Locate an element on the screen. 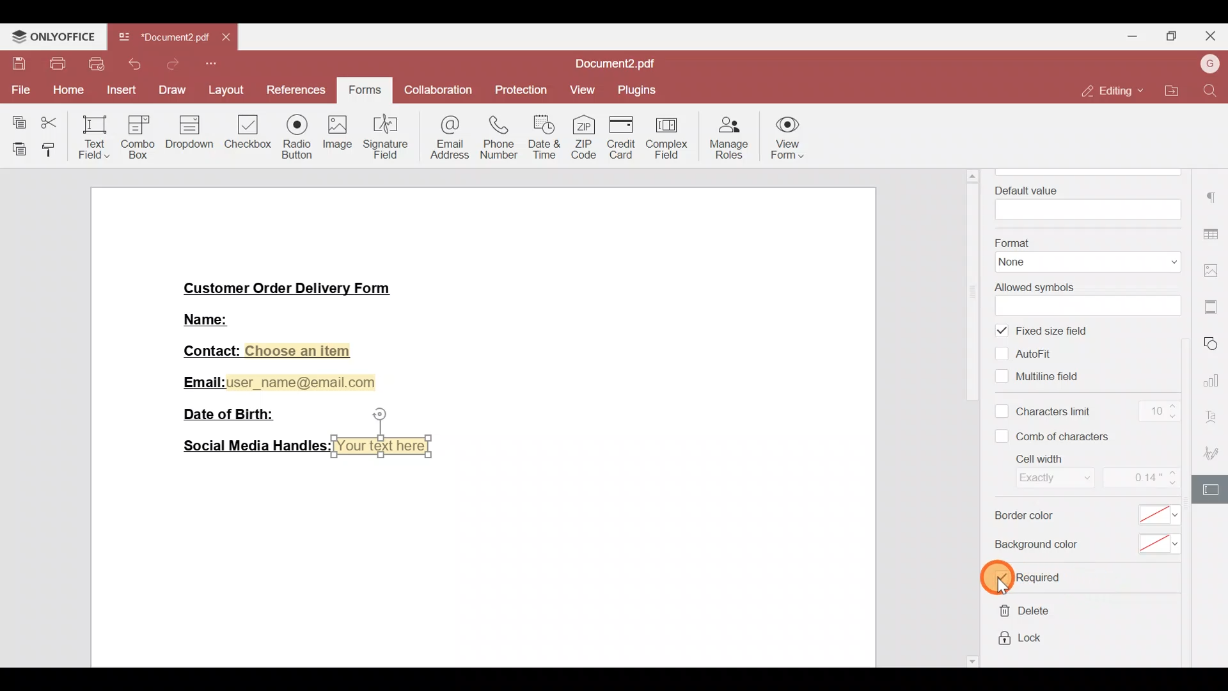  Layout is located at coordinates (224, 88).